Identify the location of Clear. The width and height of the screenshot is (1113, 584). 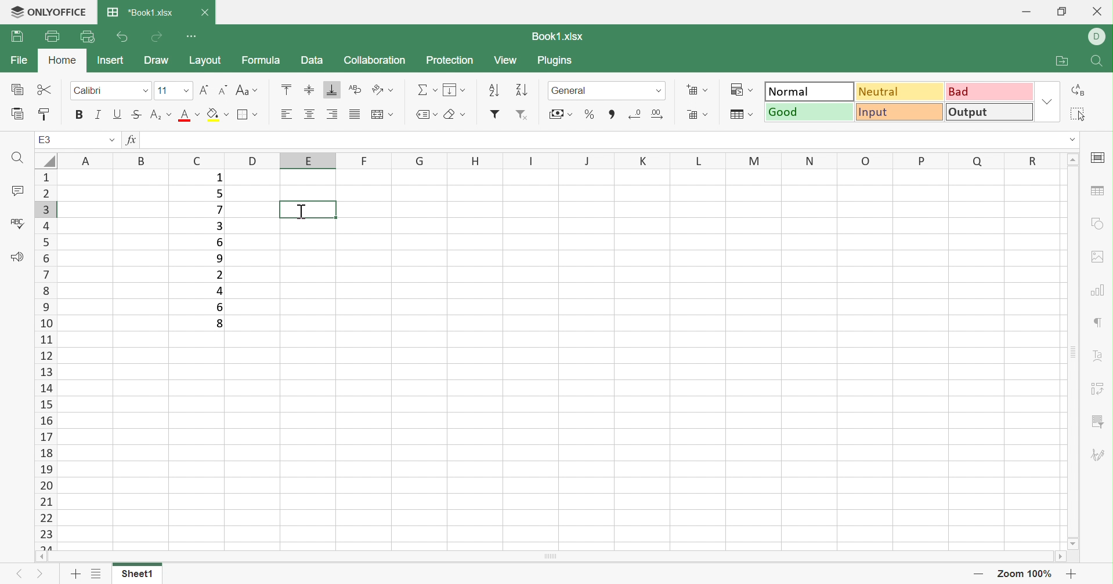
(453, 112).